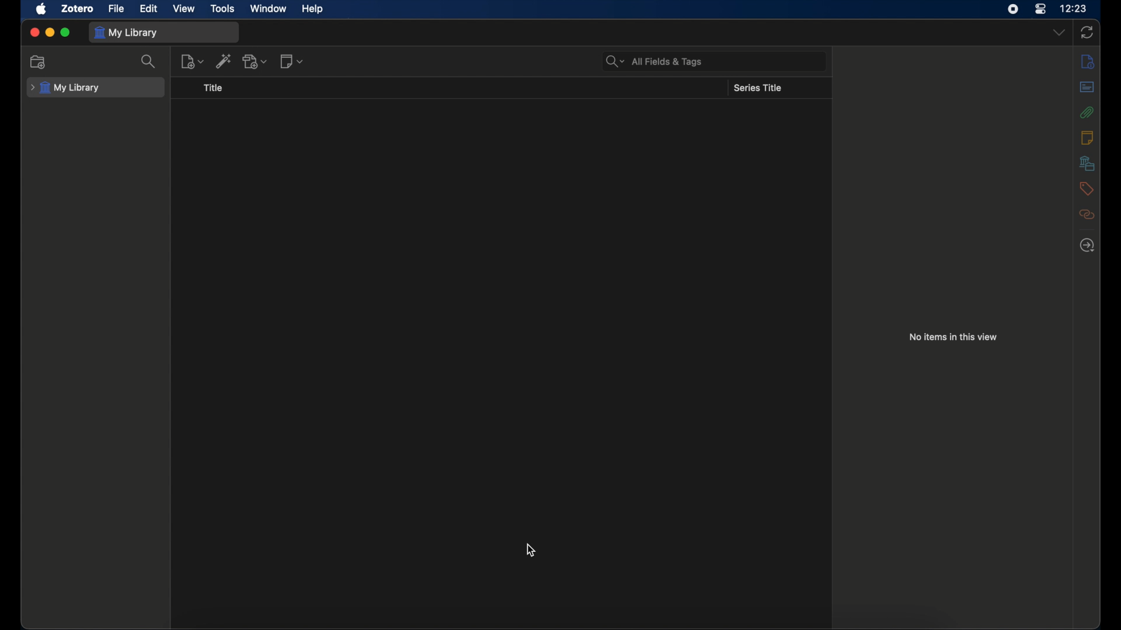 This screenshot has width=1121, height=630. What do you see at coordinates (1087, 214) in the screenshot?
I see `related` at bounding box center [1087, 214].